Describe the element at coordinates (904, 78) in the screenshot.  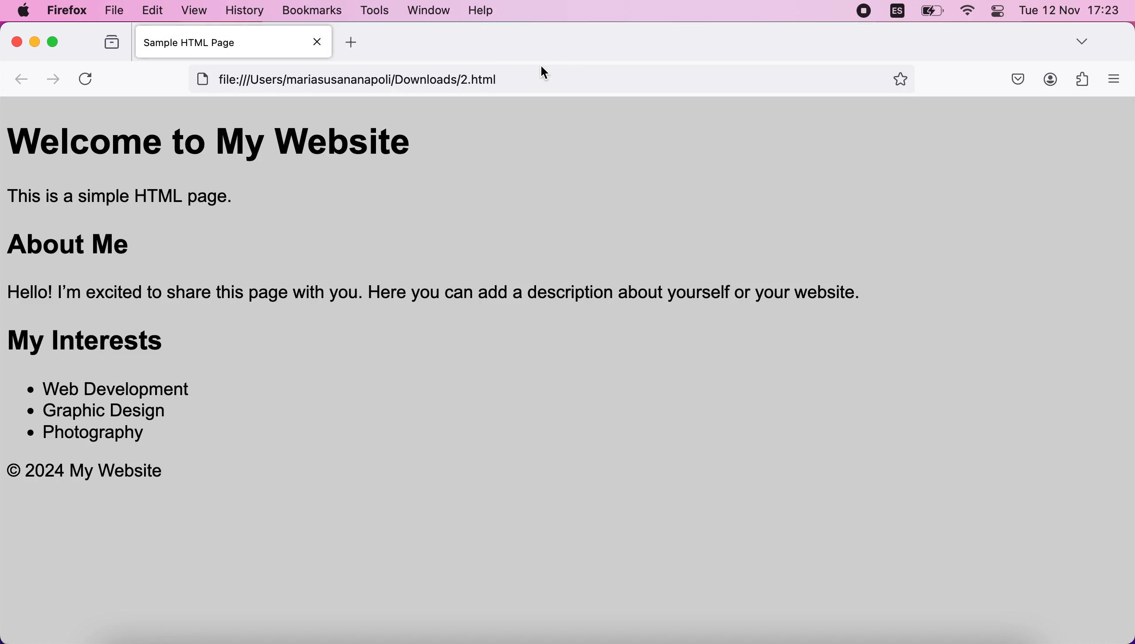
I see `favorites` at that location.